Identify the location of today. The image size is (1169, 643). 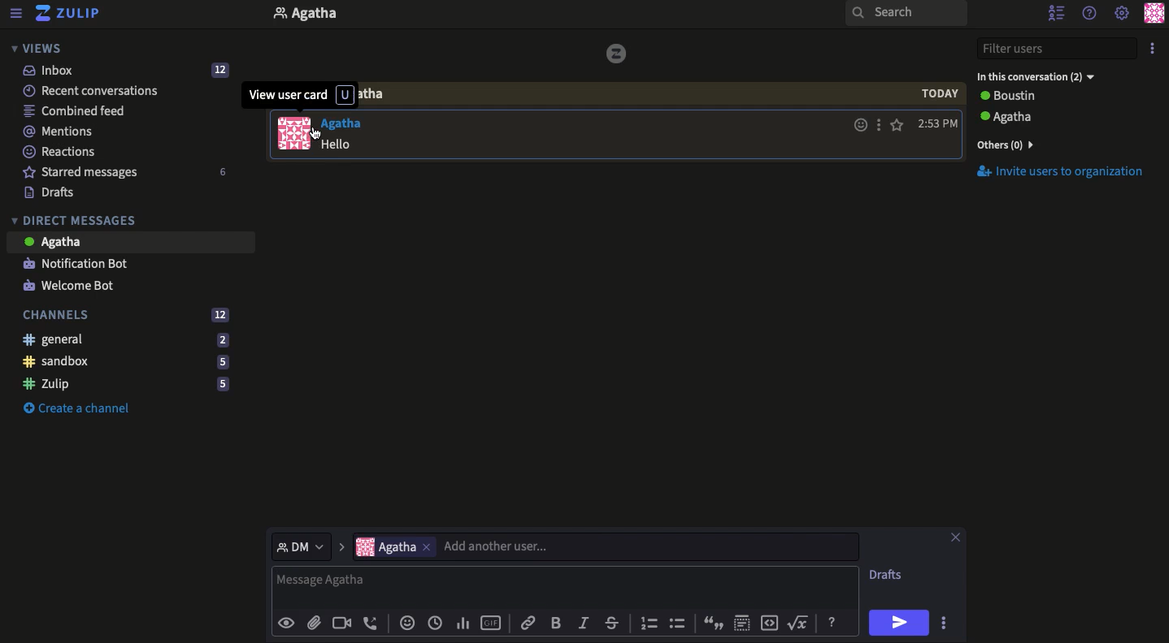
(939, 94).